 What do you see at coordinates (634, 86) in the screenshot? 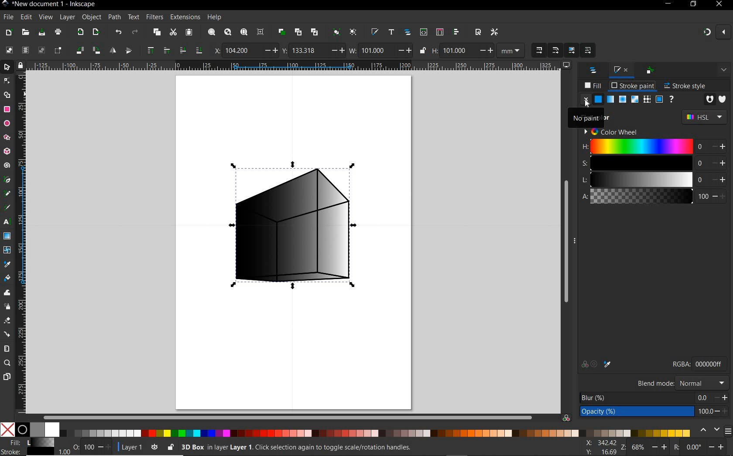
I see `STROKE PAINT` at bounding box center [634, 86].